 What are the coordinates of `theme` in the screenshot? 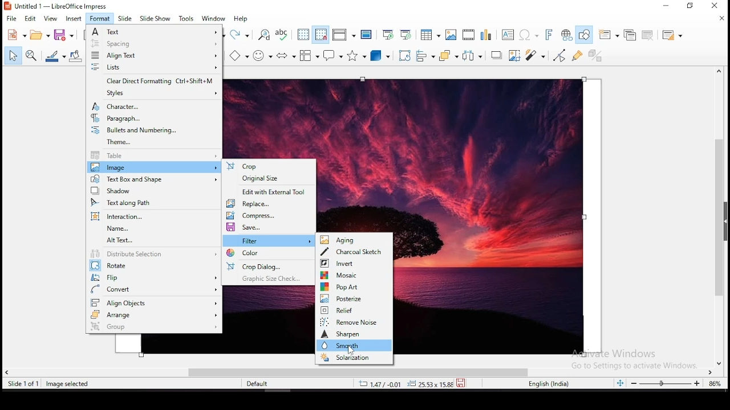 It's located at (155, 143).